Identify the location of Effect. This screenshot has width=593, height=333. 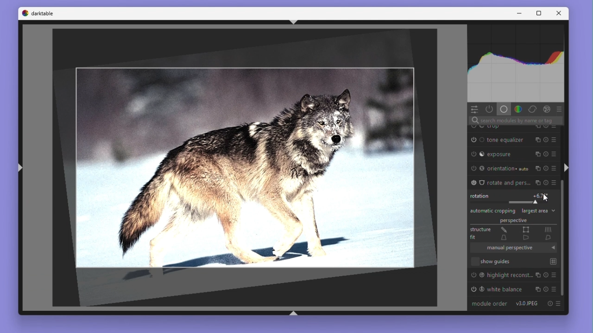
(549, 108).